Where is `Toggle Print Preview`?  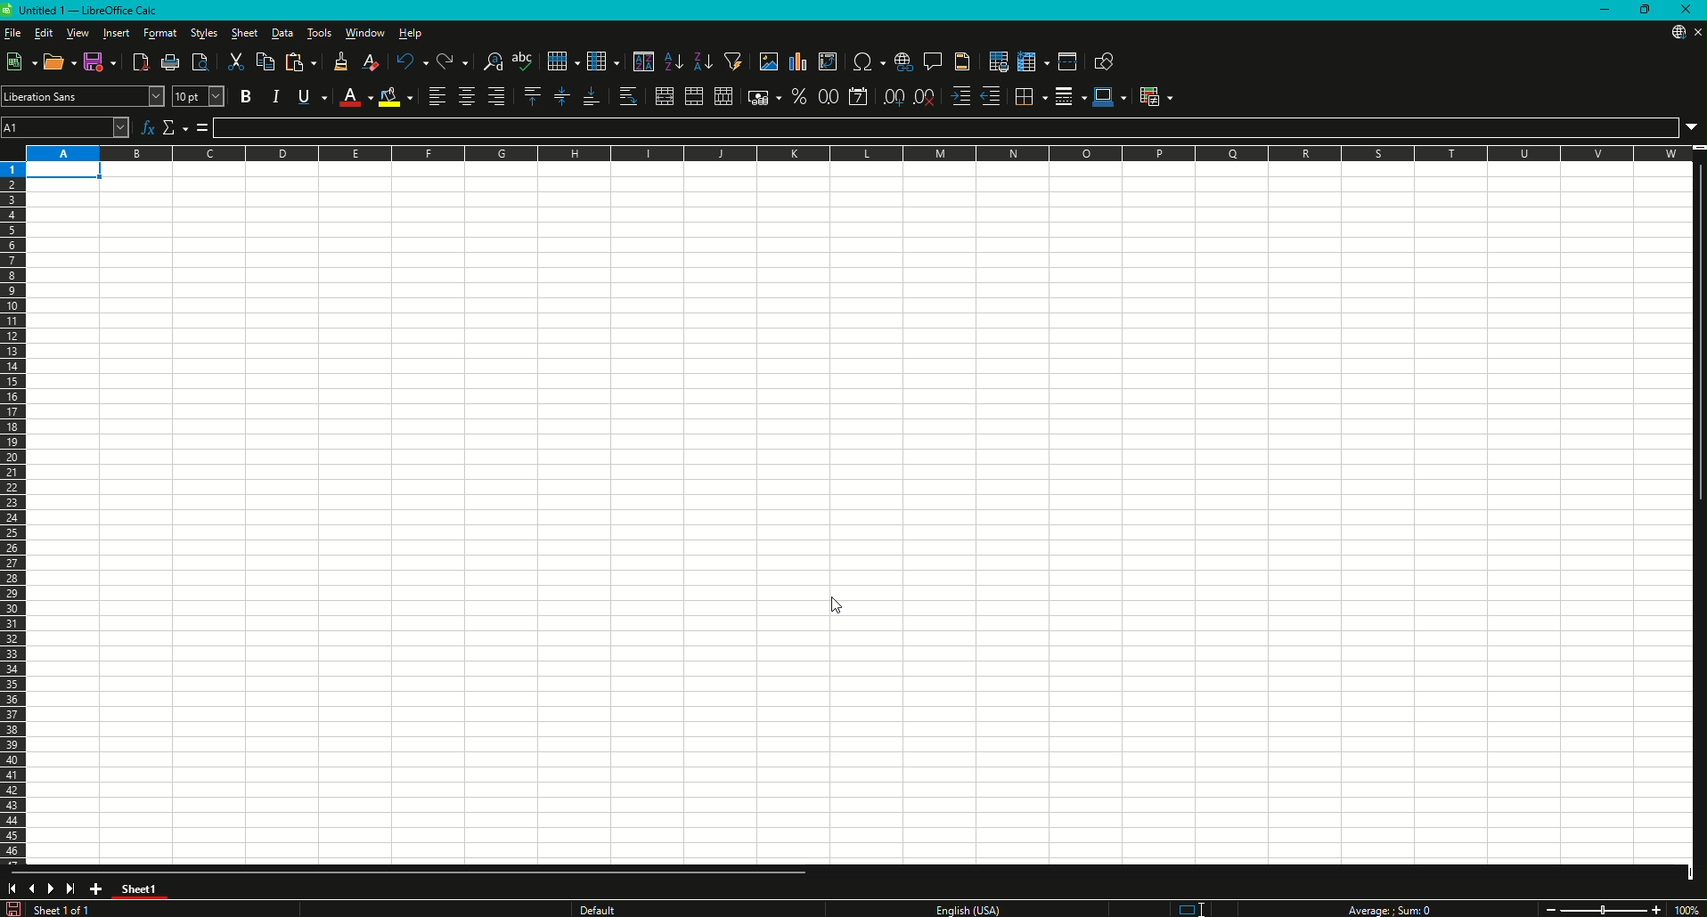 Toggle Print Preview is located at coordinates (200, 61).